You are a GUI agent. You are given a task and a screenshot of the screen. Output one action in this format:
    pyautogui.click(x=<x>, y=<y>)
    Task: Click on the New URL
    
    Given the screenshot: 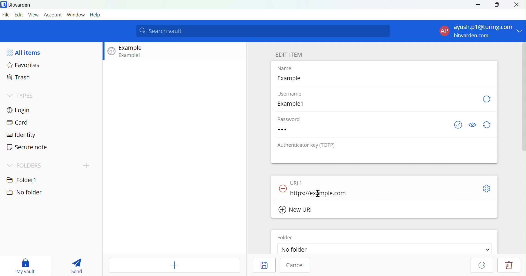 What is the action you would take?
    pyautogui.click(x=296, y=210)
    